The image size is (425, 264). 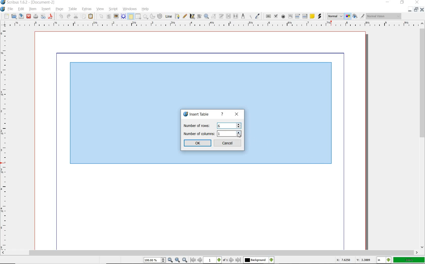 What do you see at coordinates (385, 260) in the screenshot?
I see `select current unit` at bounding box center [385, 260].